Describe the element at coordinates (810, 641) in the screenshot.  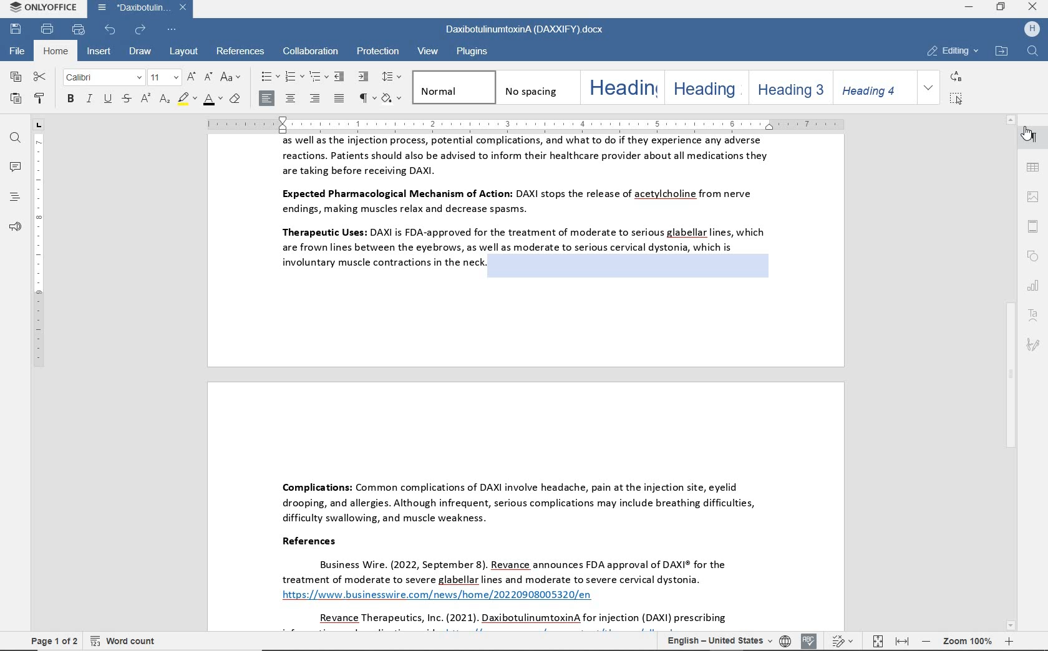
I see `spell checking` at that location.